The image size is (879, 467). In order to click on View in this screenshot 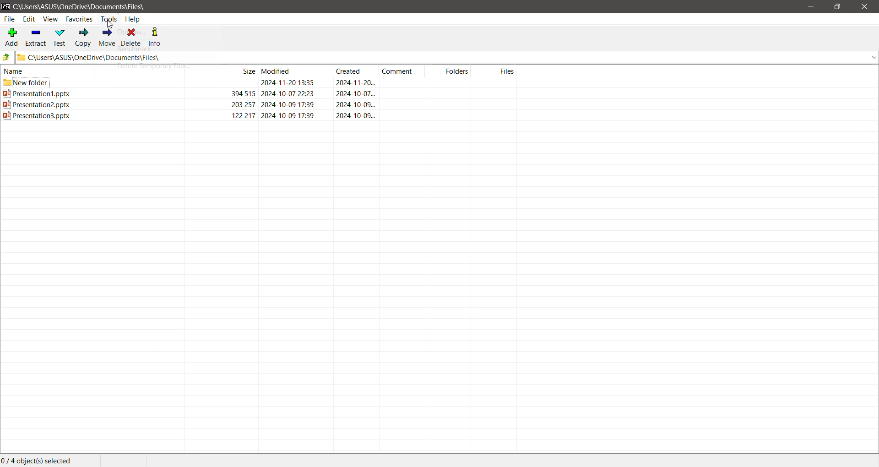, I will do `click(50, 19)`.